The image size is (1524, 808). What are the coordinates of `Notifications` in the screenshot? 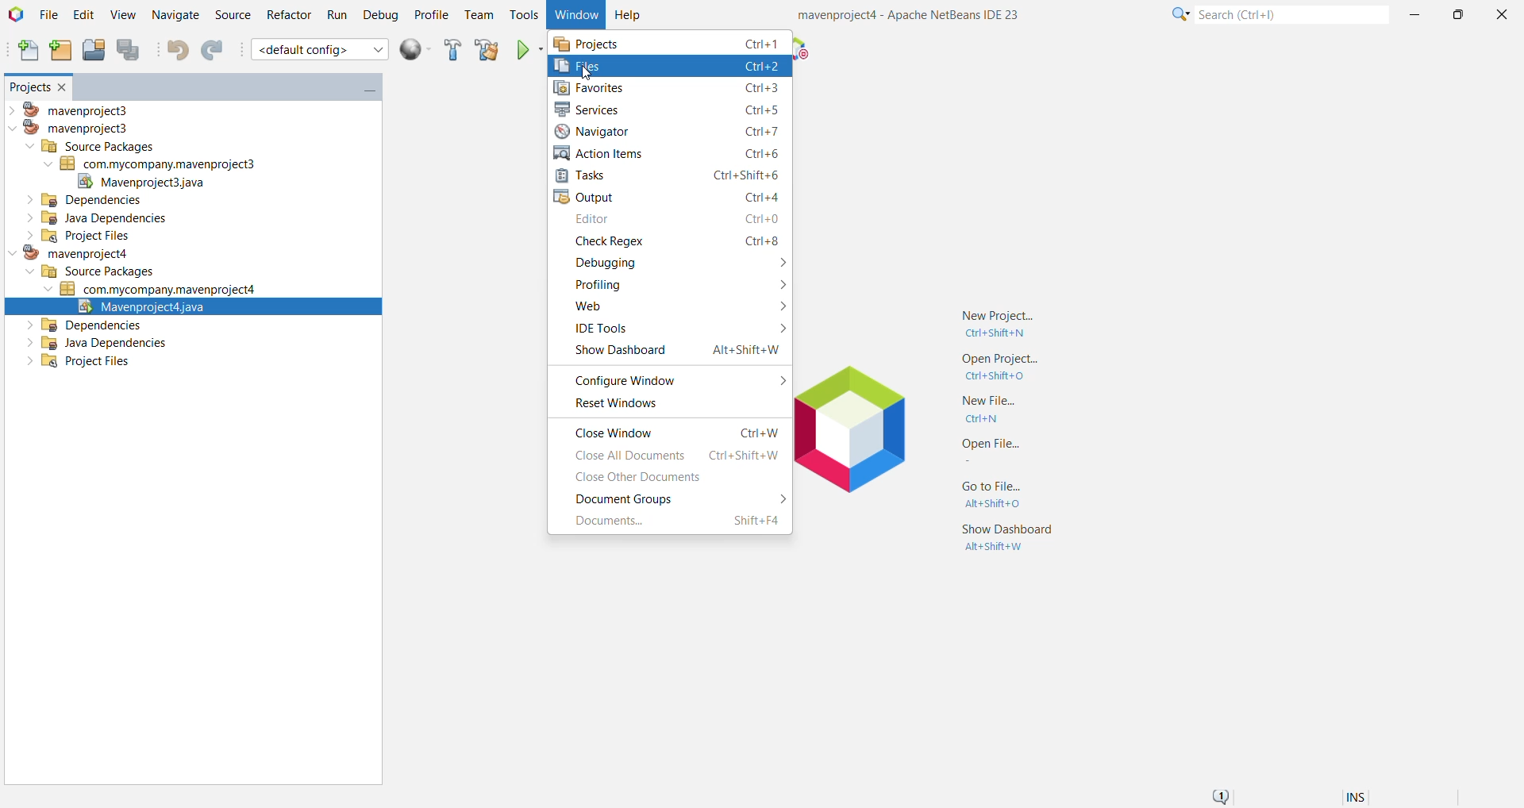 It's located at (1224, 794).